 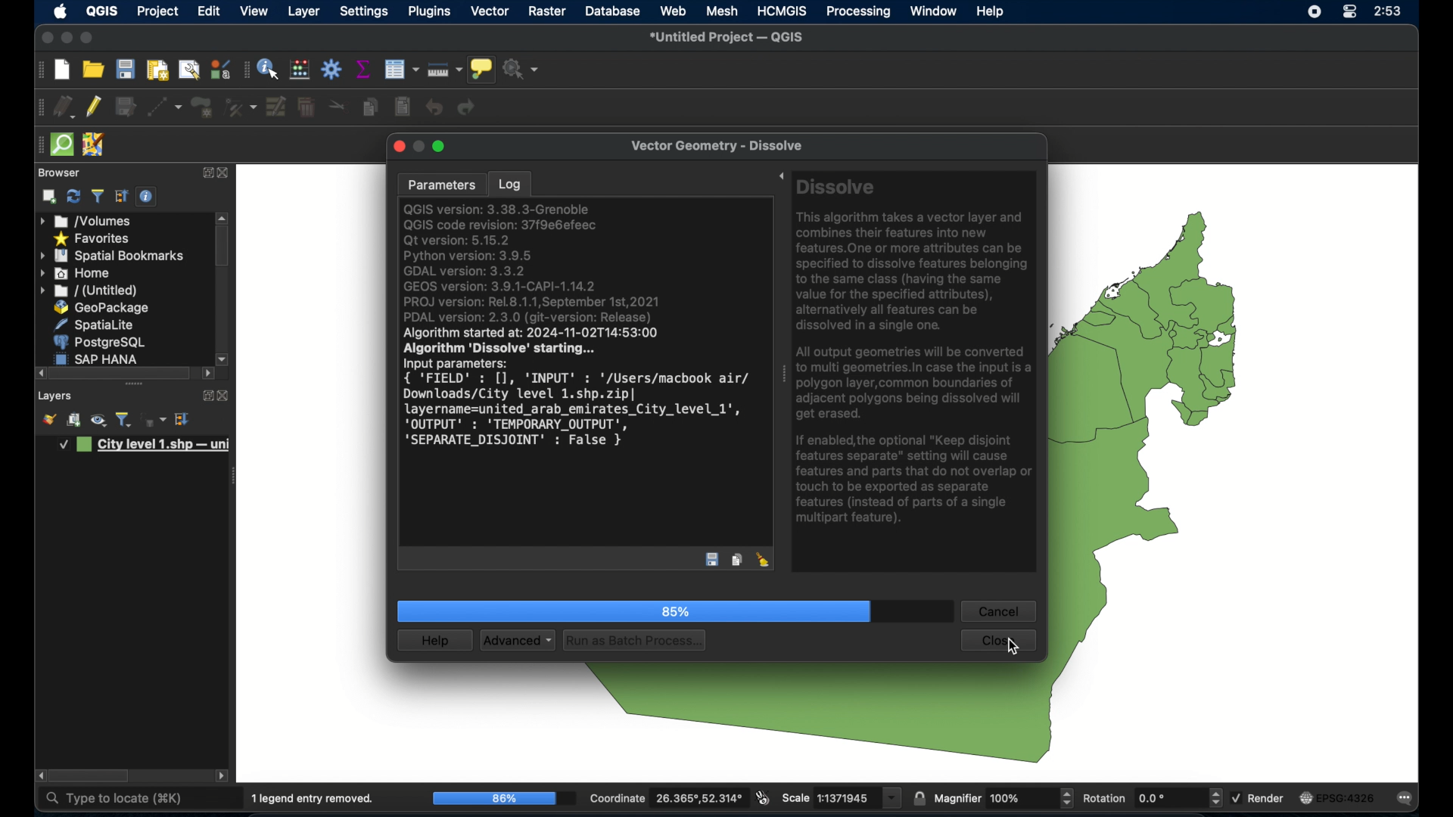 What do you see at coordinates (49, 421) in the screenshot?
I see `open layer styling panel` at bounding box center [49, 421].